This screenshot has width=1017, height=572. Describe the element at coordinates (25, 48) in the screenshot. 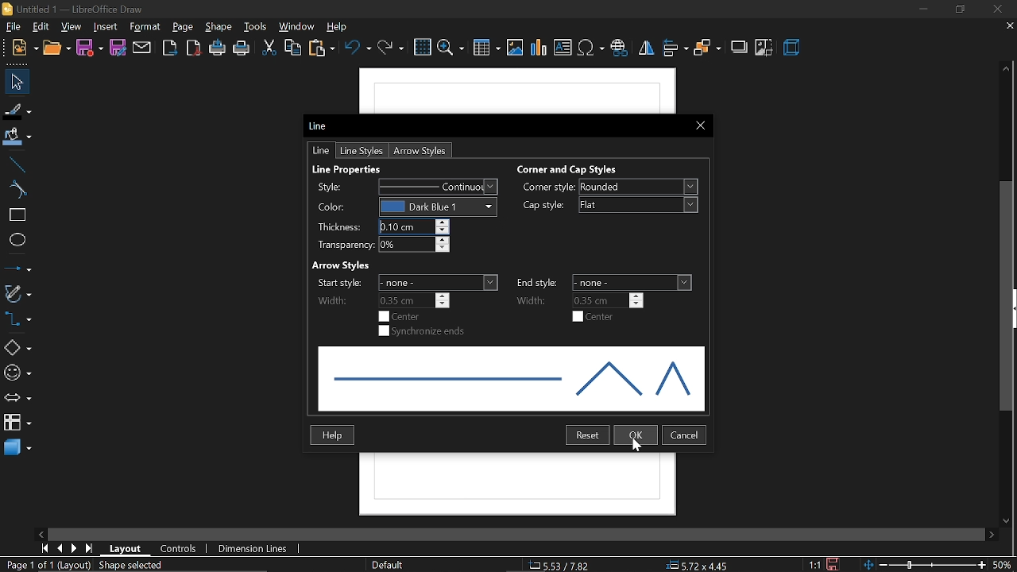

I see `file` at that location.